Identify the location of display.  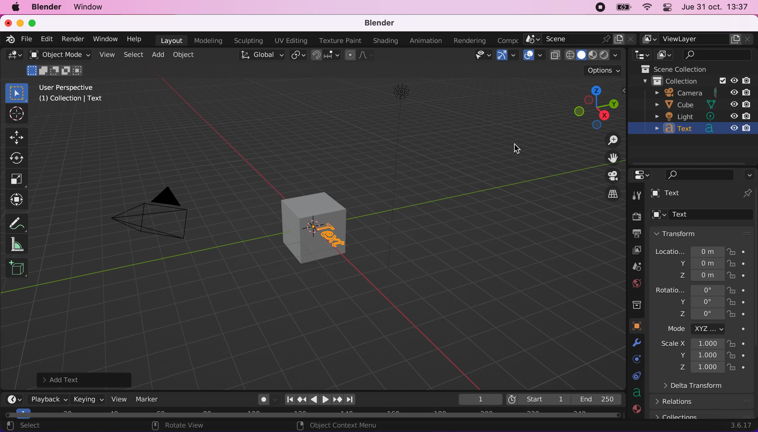
(636, 250).